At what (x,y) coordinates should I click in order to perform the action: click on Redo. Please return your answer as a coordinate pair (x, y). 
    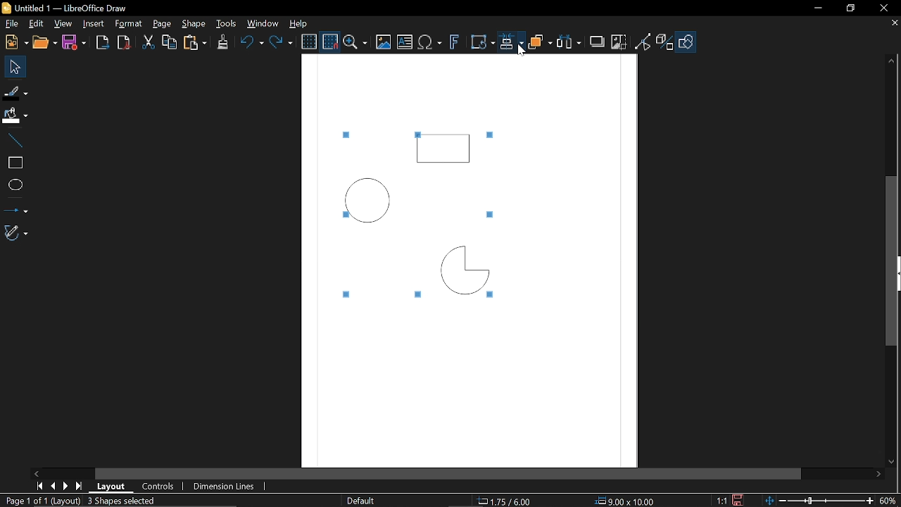
    Looking at the image, I should click on (282, 43).